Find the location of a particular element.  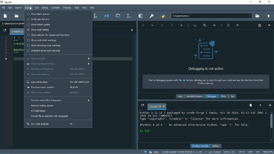

Last edit location is located at coordinates (58, 82).